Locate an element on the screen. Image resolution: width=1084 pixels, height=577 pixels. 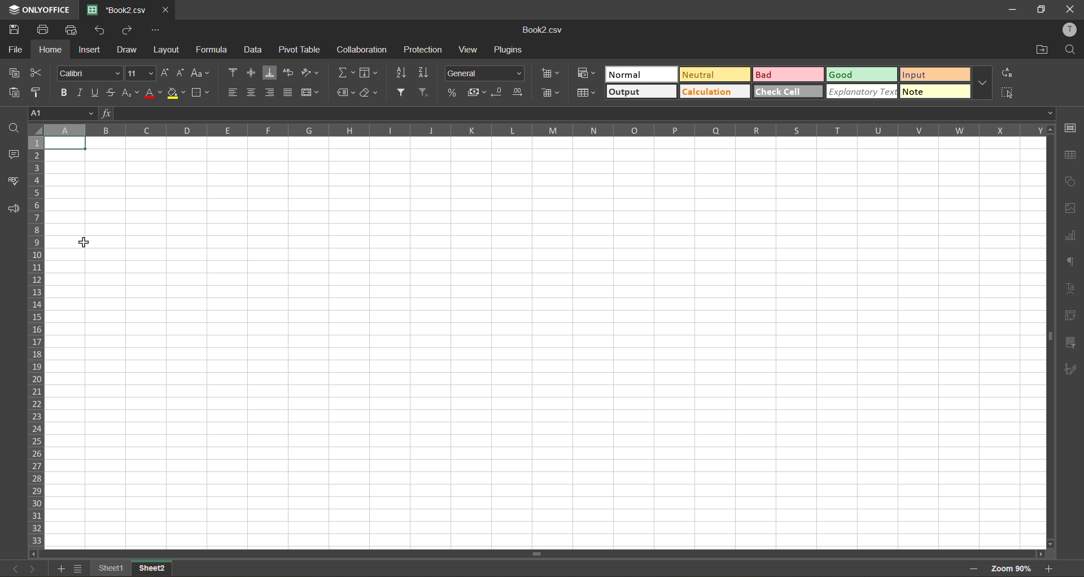
clear filter is located at coordinates (428, 94).